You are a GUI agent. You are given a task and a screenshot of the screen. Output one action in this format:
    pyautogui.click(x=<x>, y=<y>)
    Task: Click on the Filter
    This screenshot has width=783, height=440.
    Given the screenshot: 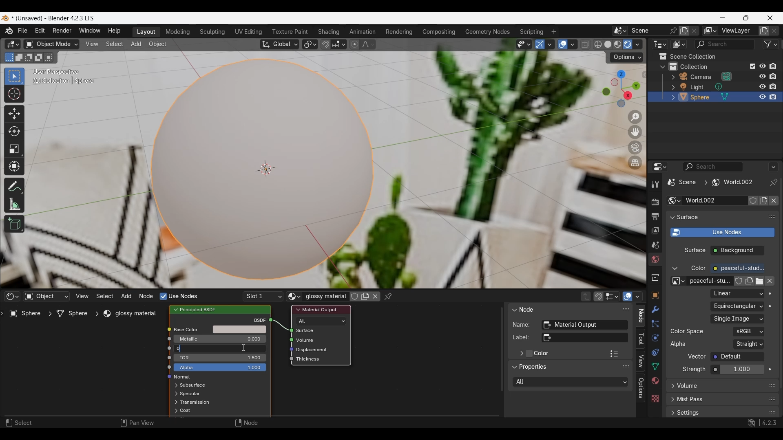 What is the action you would take?
    pyautogui.click(x=770, y=44)
    